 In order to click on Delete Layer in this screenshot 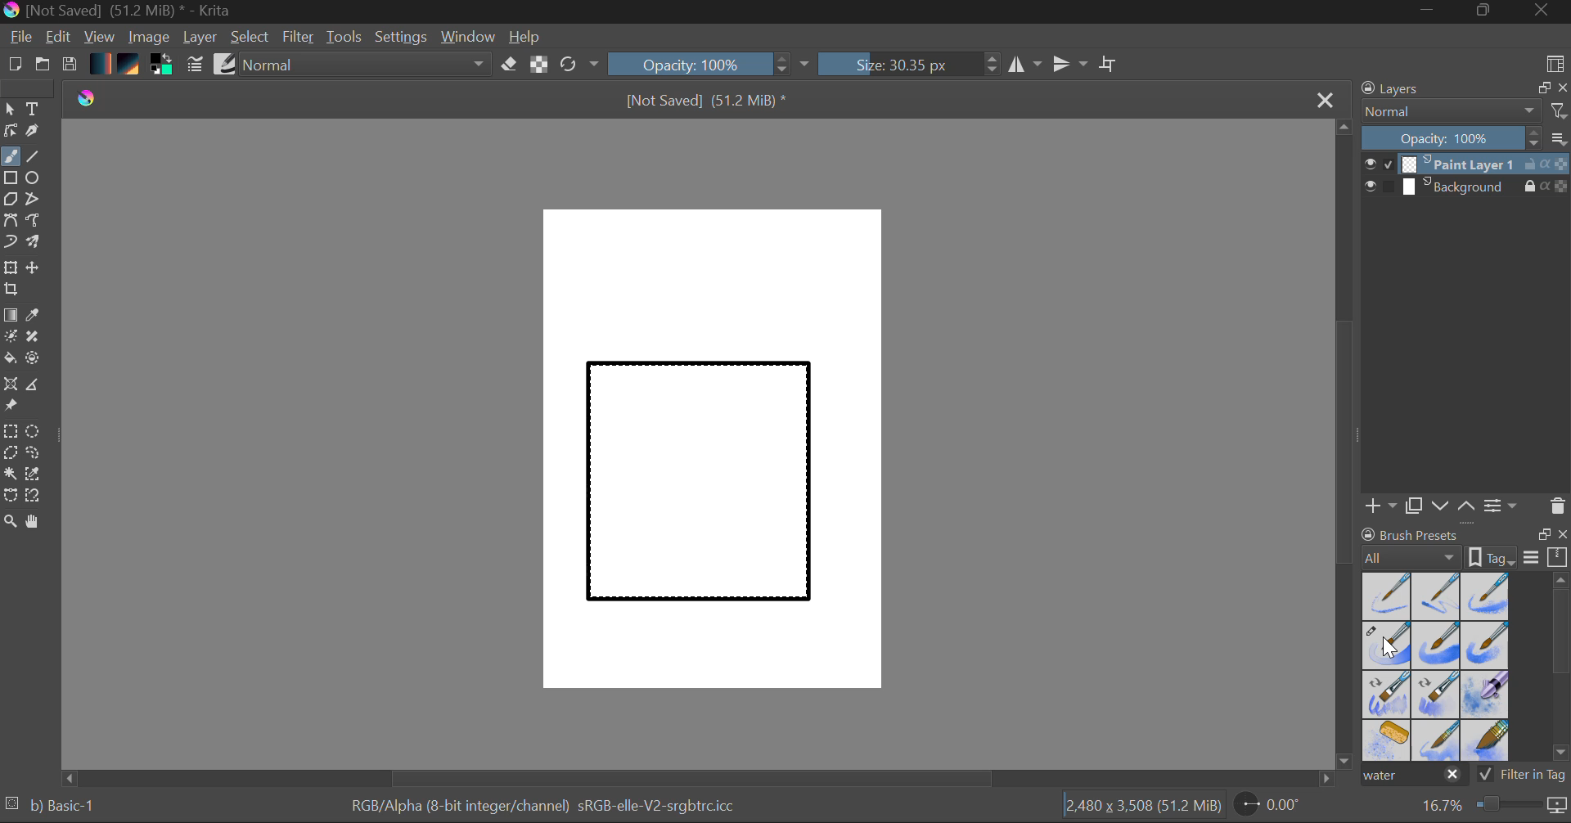, I will do `click(1558, 506)`.